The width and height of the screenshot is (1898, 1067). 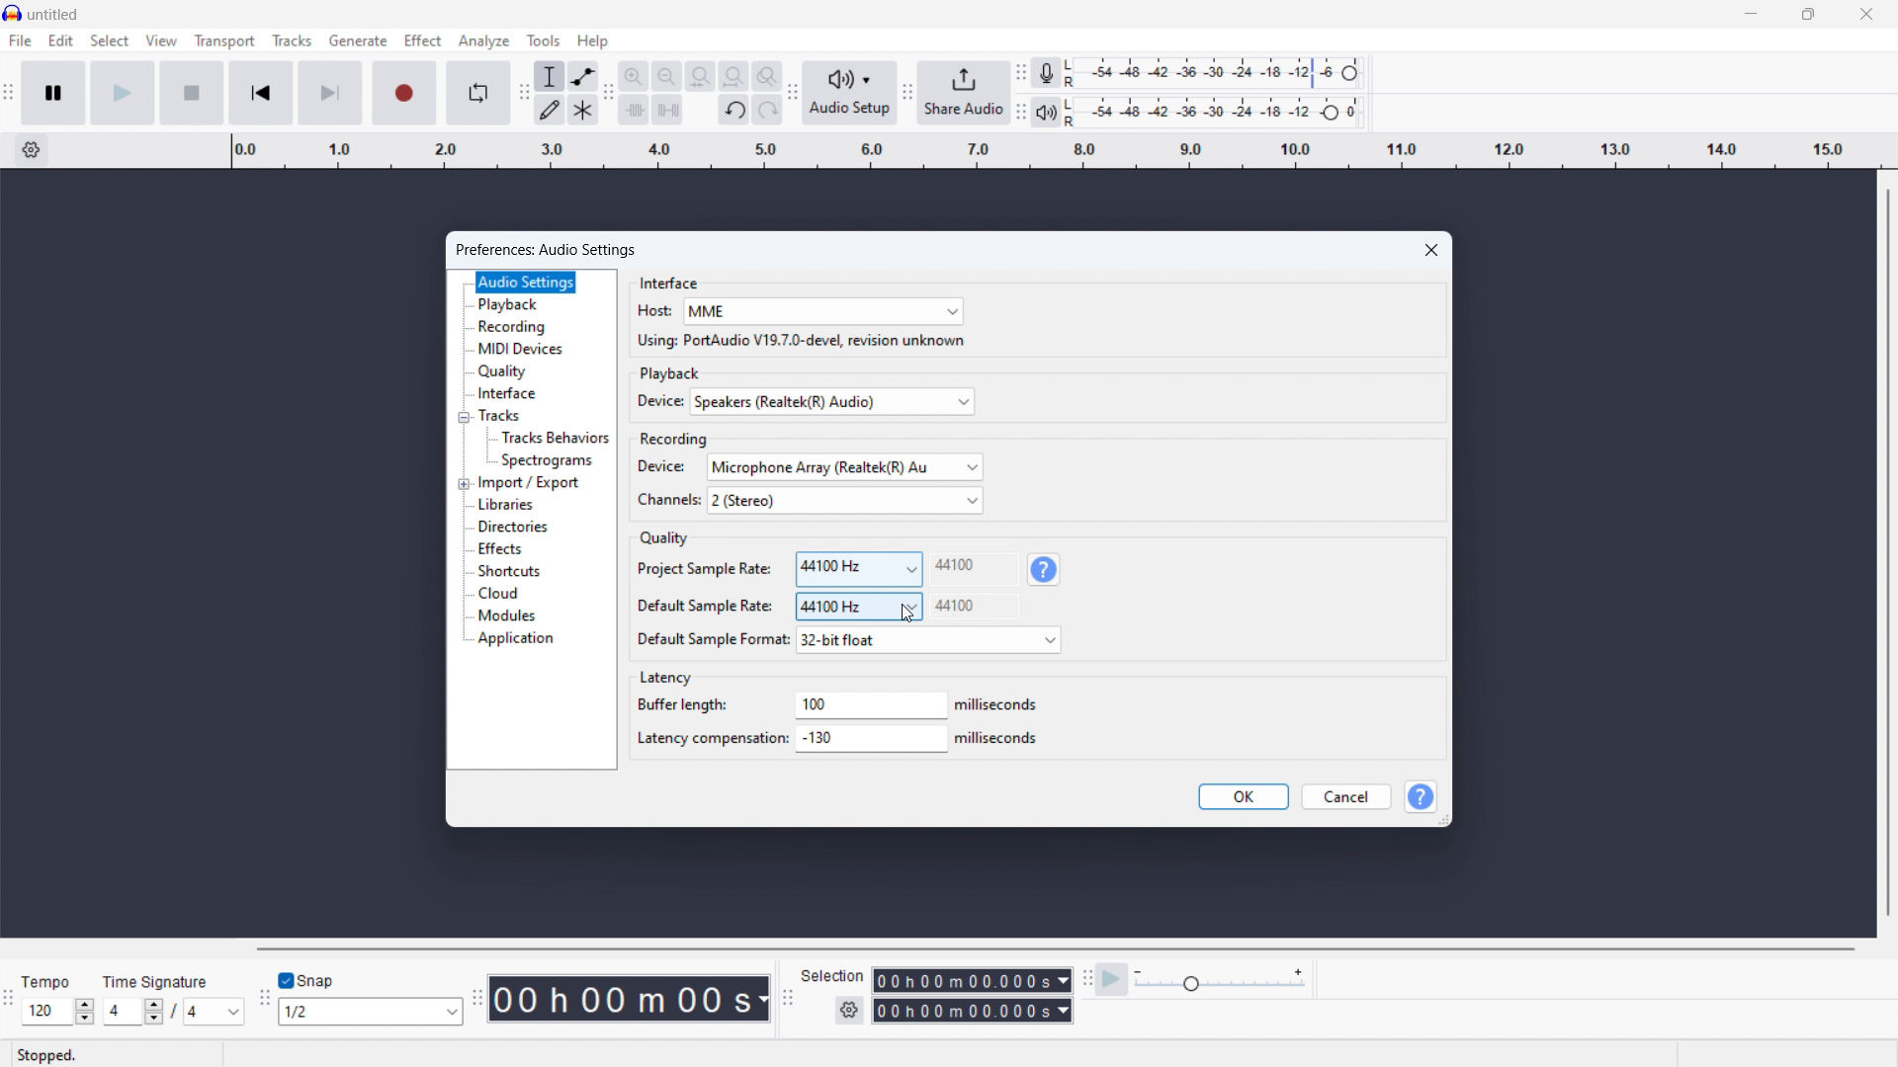 I want to click on audio setup toolbar, so click(x=792, y=93).